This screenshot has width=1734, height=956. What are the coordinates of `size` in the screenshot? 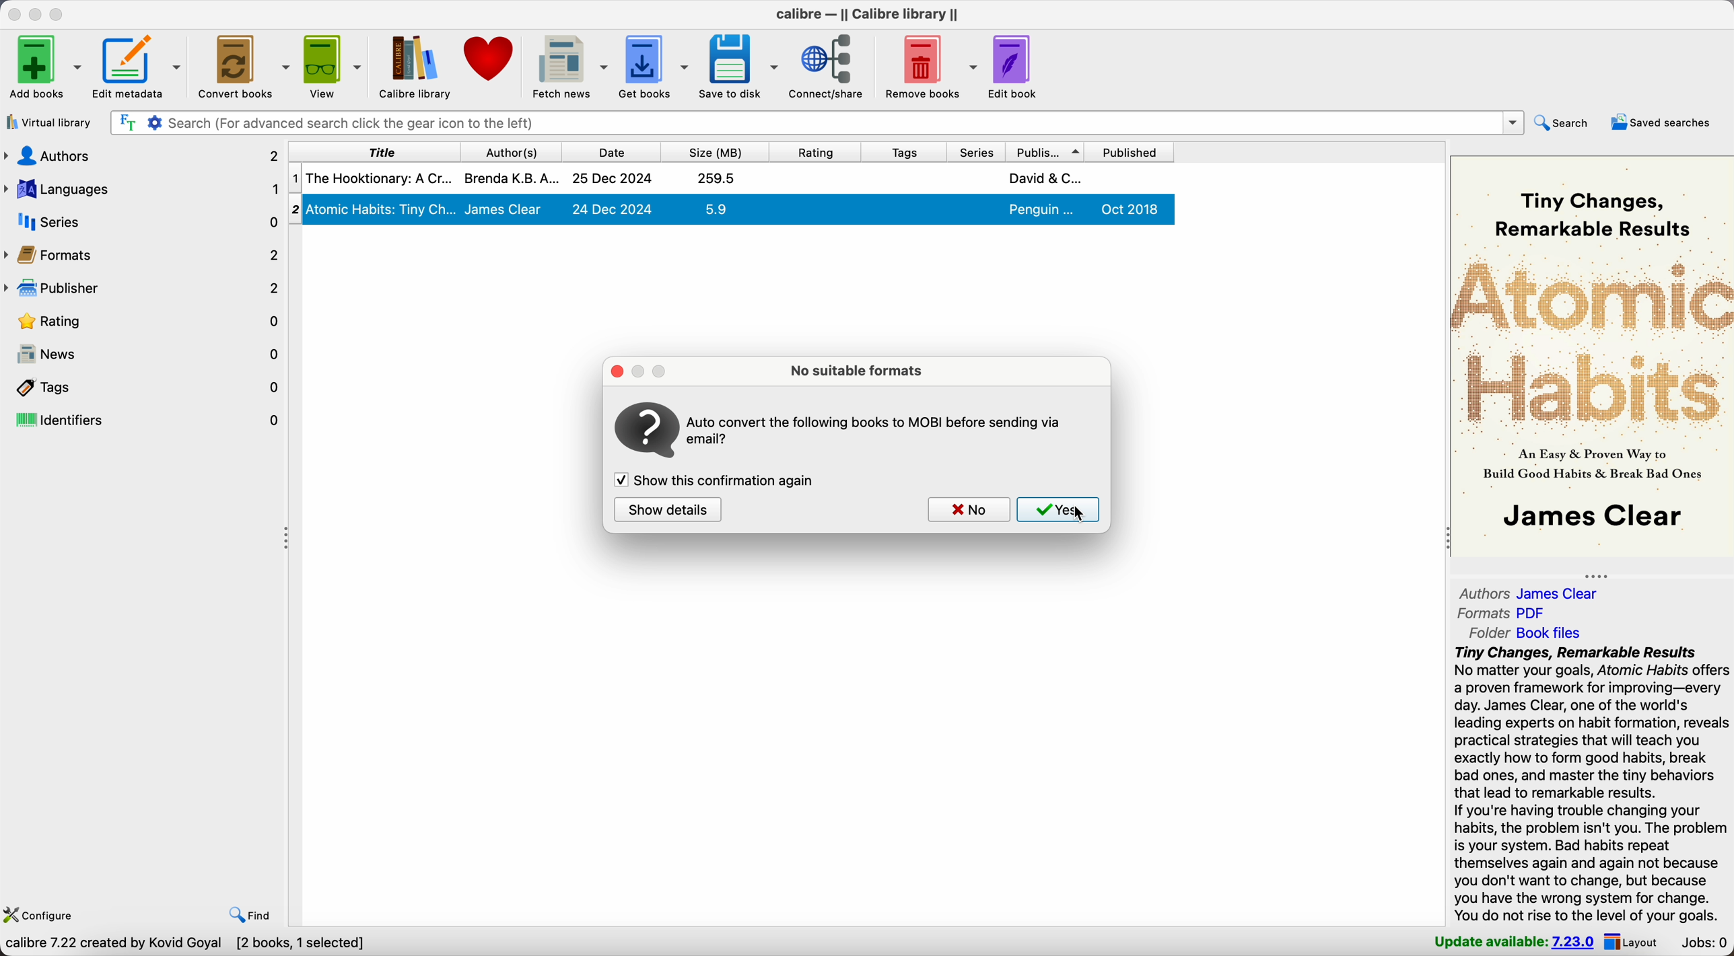 It's located at (714, 150).